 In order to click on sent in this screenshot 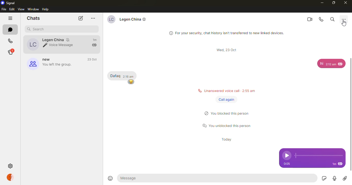, I will do `click(95, 45)`.